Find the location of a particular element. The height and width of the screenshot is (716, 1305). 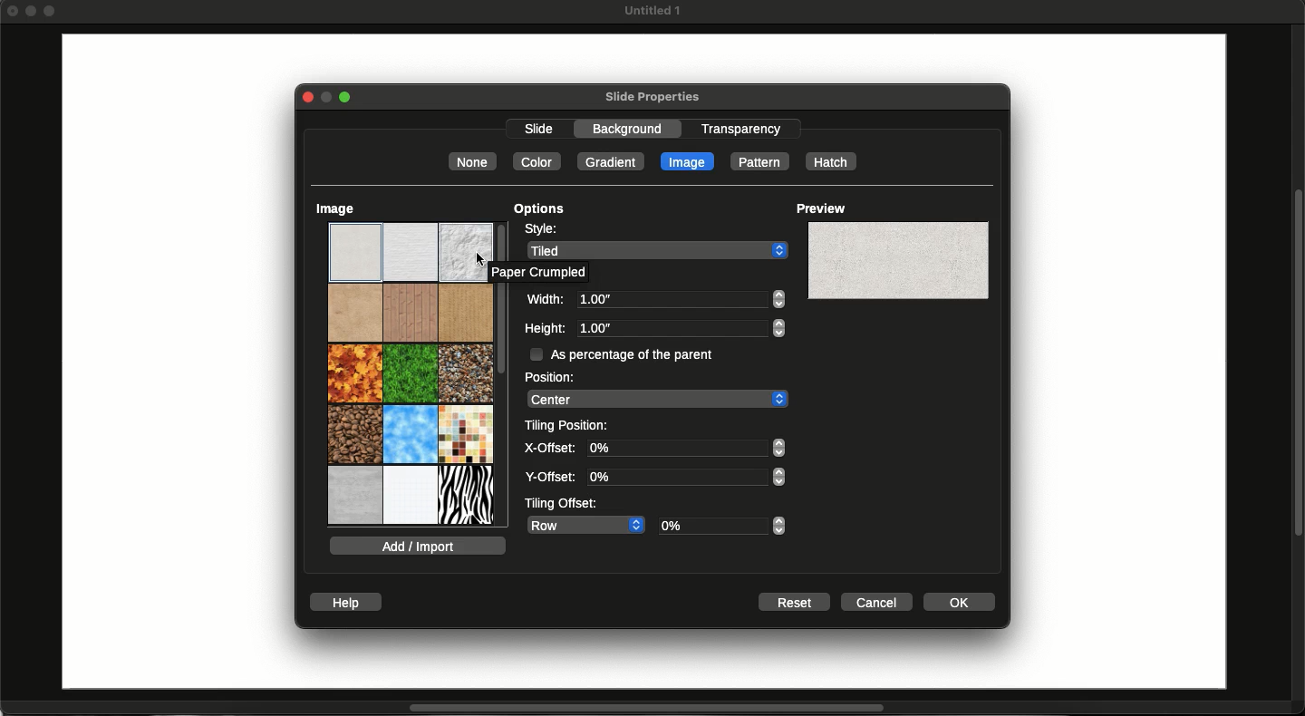

cursor is located at coordinates (476, 257).